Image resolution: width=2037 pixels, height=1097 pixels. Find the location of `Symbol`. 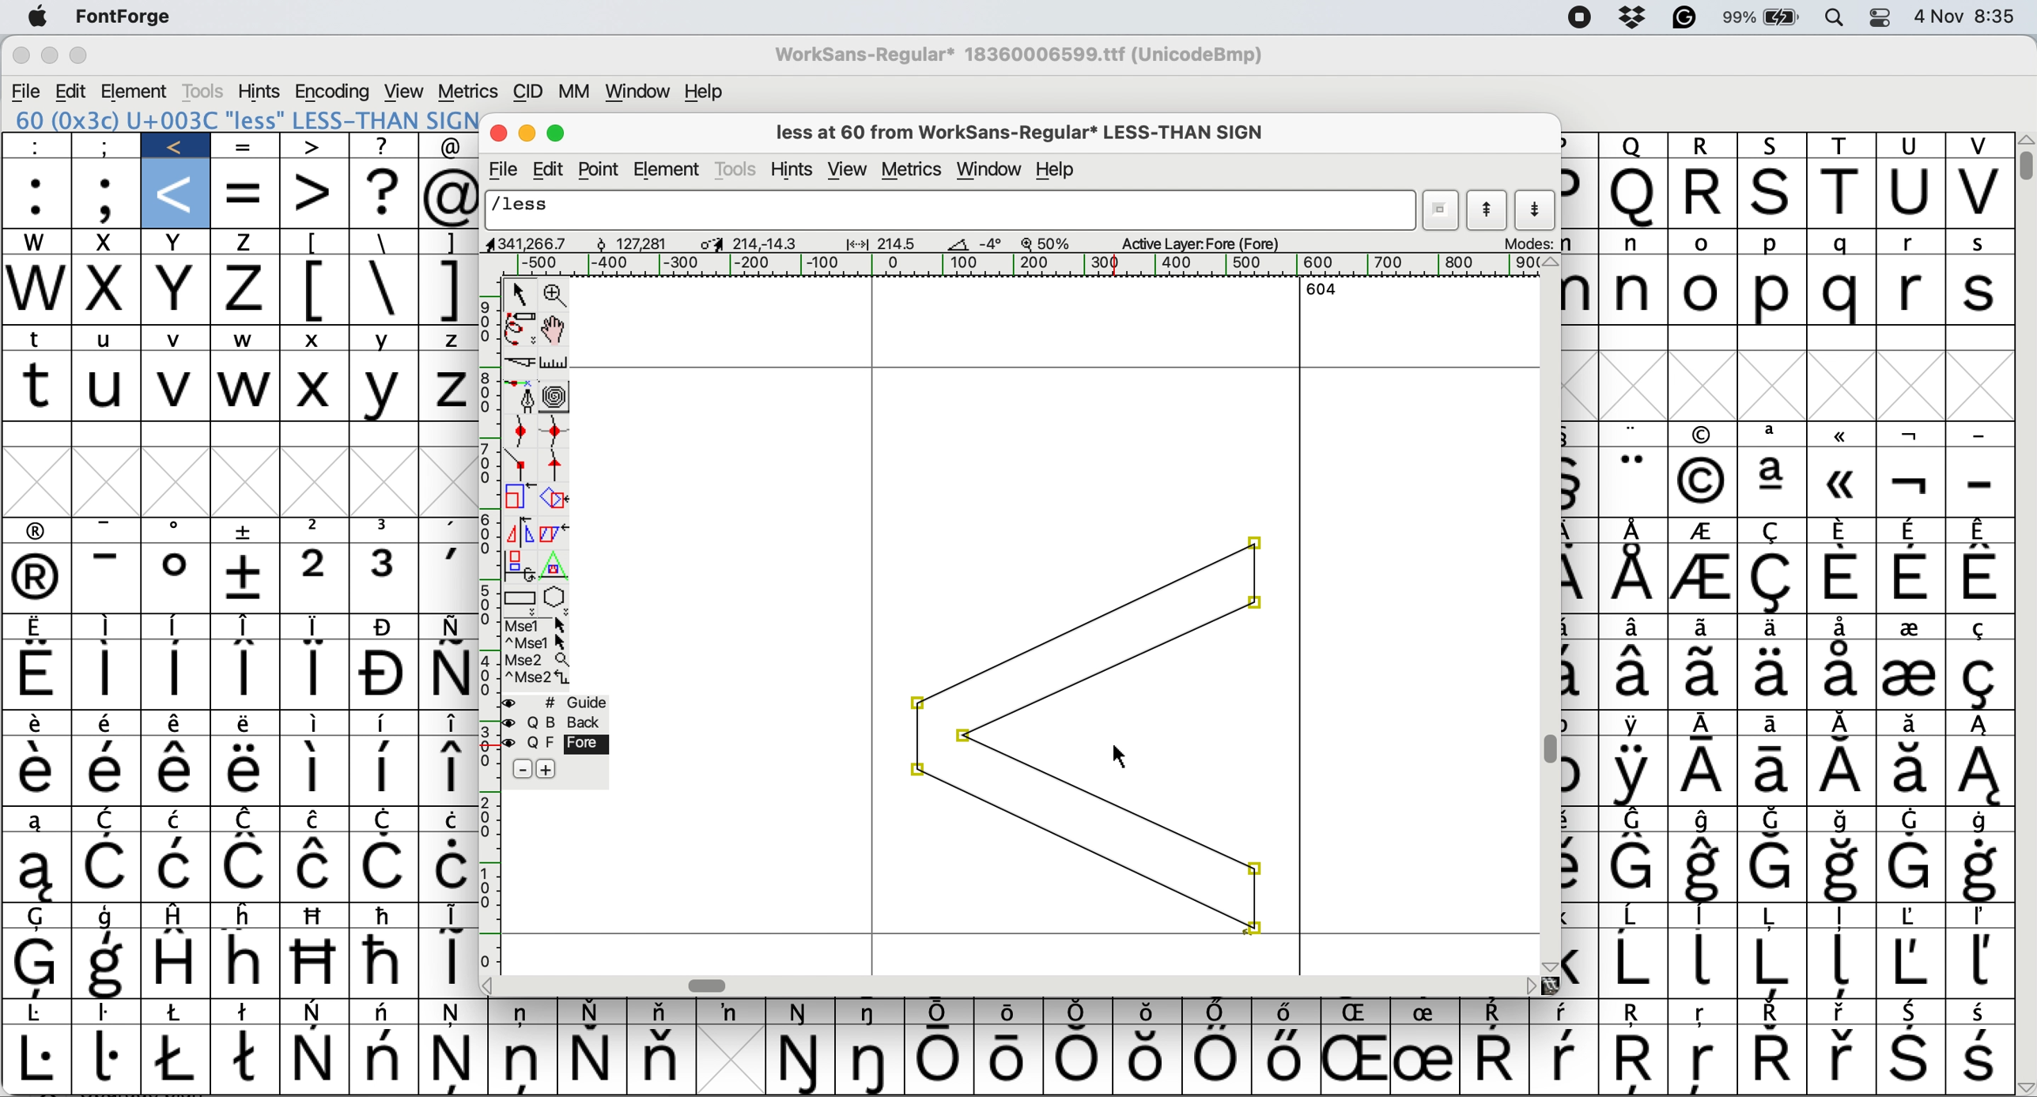

Symbol is located at coordinates (1910, 1012).